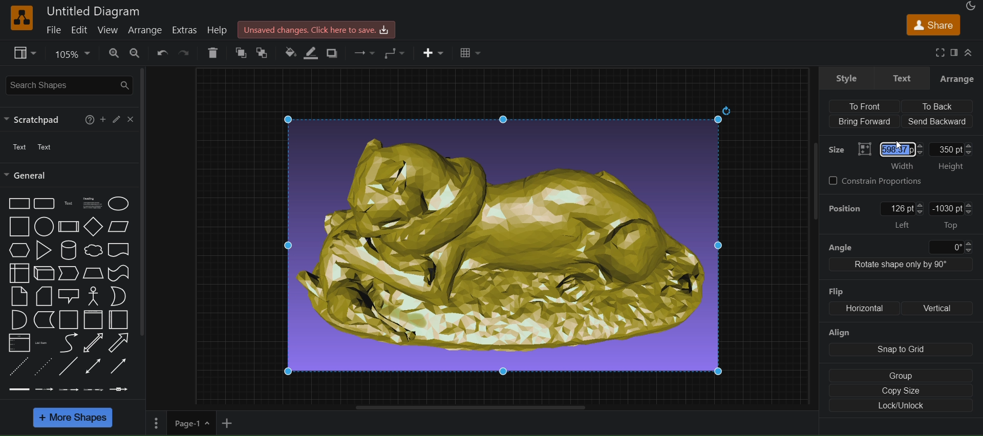 Image resolution: width=983 pixels, height=436 pixels. What do you see at coordinates (954, 51) in the screenshot?
I see `format` at bounding box center [954, 51].